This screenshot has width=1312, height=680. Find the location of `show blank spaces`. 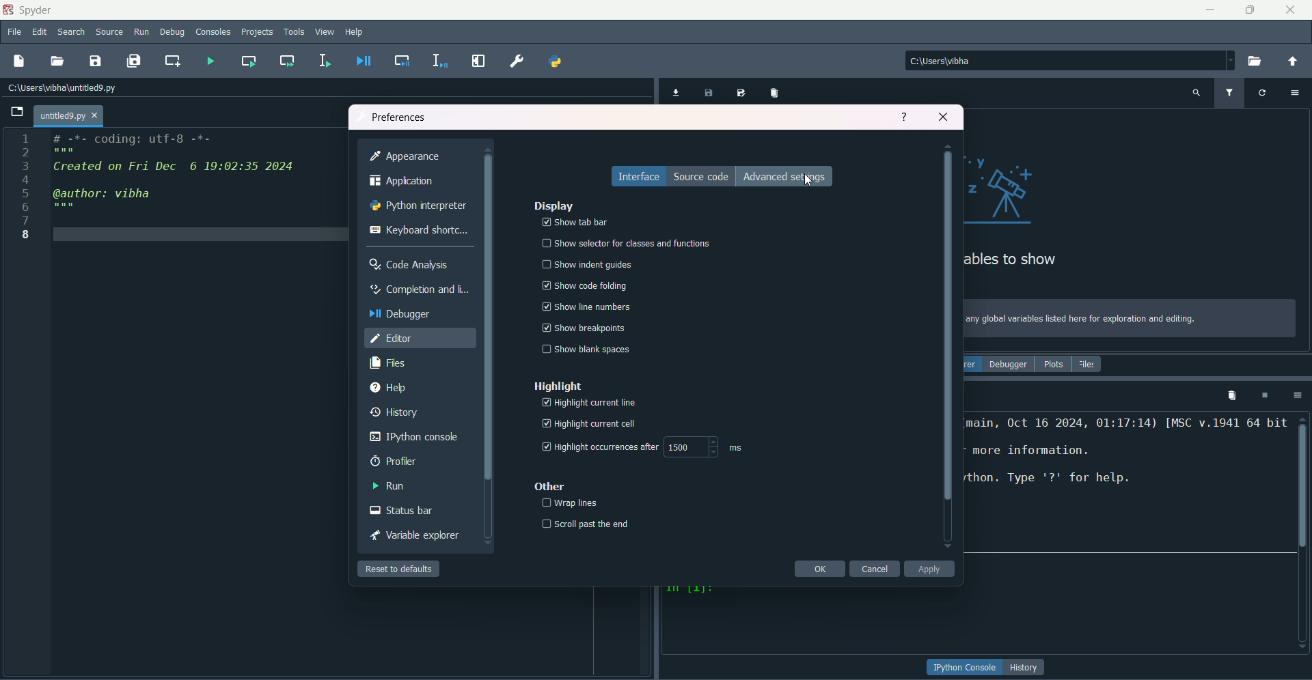

show blank spaces is located at coordinates (586, 350).